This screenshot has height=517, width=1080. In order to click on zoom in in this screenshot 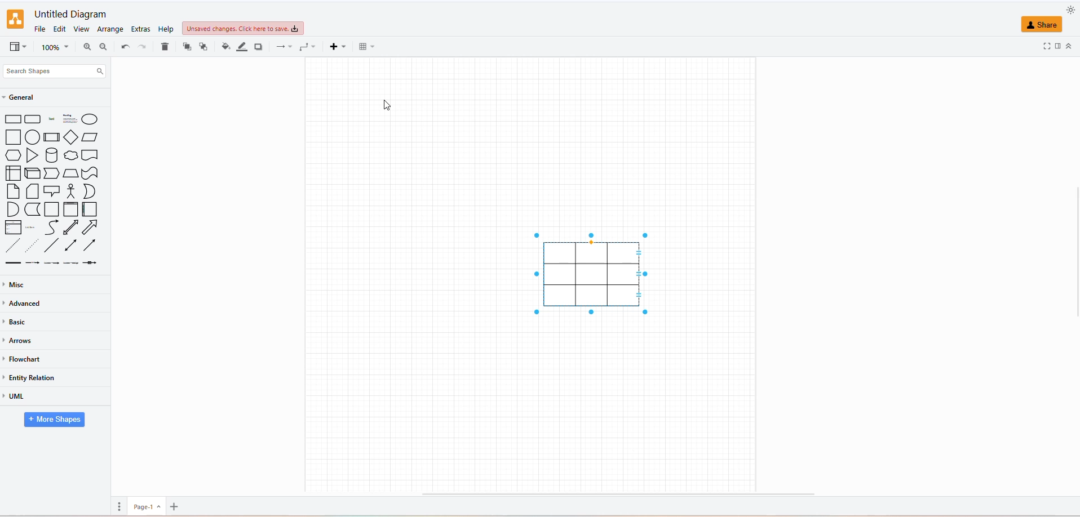, I will do `click(87, 47)`.